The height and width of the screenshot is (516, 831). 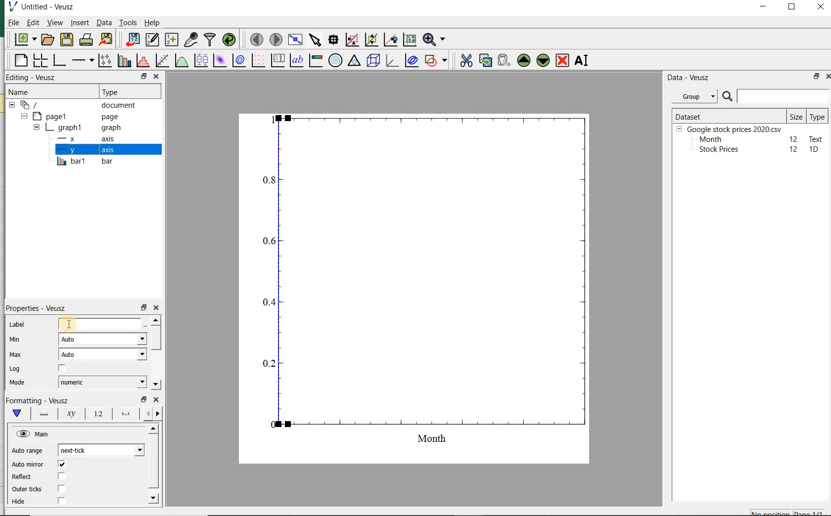 I want to click on move the selected widget down, so click(x=543, y=60).